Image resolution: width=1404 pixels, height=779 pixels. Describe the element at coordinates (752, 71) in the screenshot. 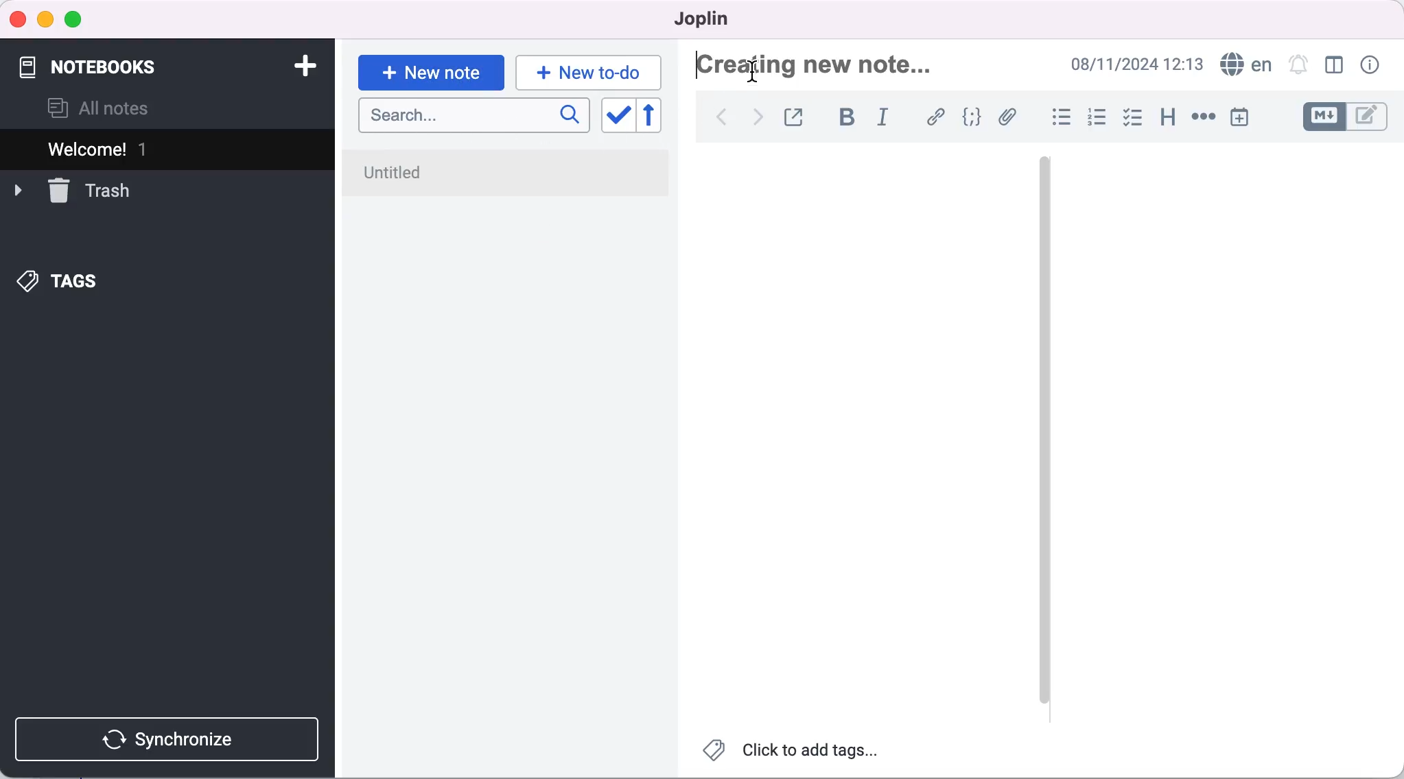

I see `cursor` at that location.